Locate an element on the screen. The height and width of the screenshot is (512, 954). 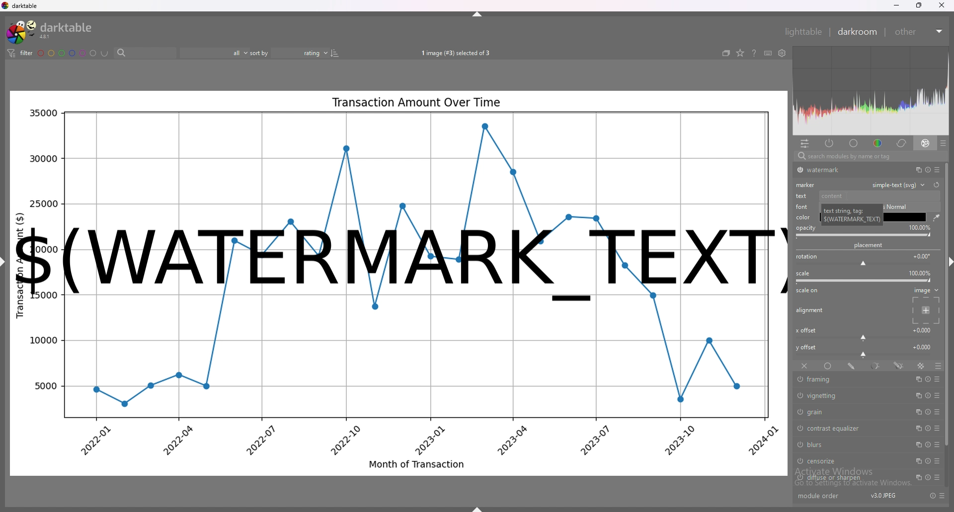
description box is located at coordinates (852, 214).